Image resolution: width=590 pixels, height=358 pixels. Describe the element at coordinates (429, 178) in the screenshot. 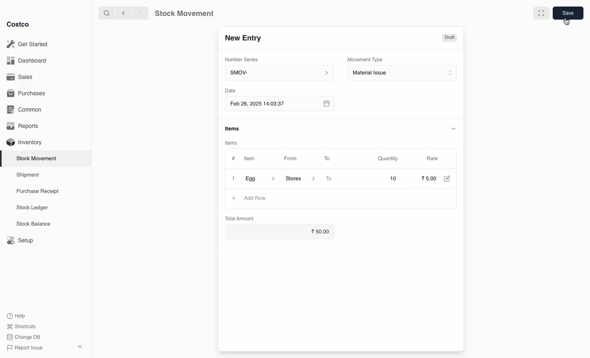

I see `5.00` at that location.